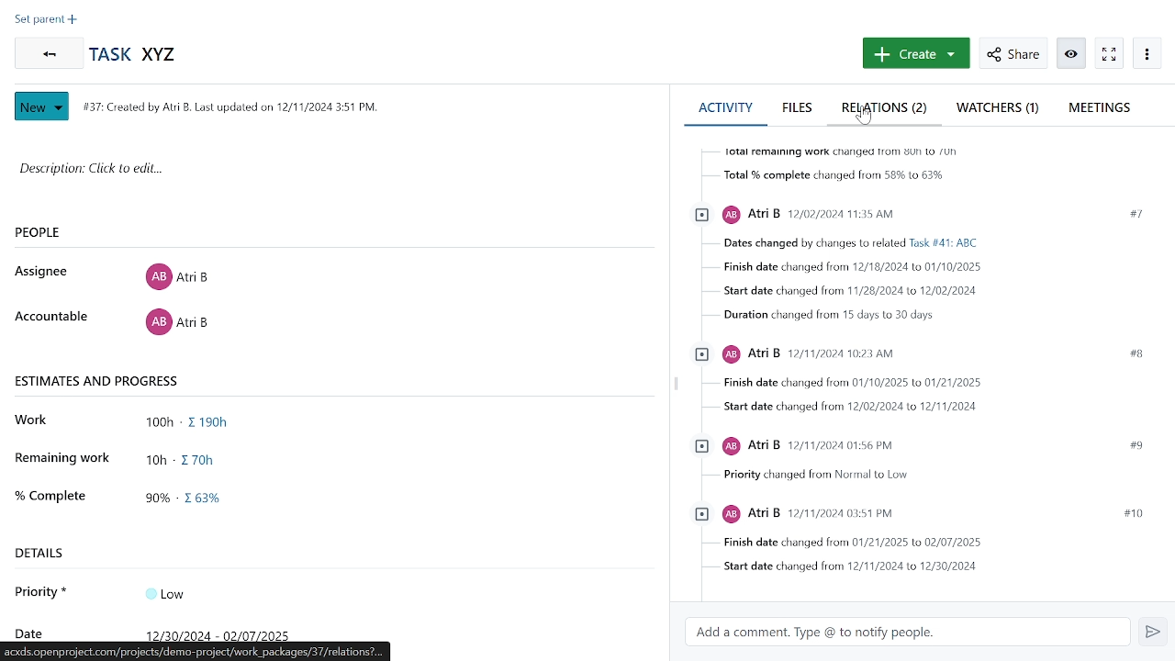 The width and height of the screenshot is (1175, 661). I want to click on finish date changed from 01/10/2025 to 01/21/2025, so click(843, 383).